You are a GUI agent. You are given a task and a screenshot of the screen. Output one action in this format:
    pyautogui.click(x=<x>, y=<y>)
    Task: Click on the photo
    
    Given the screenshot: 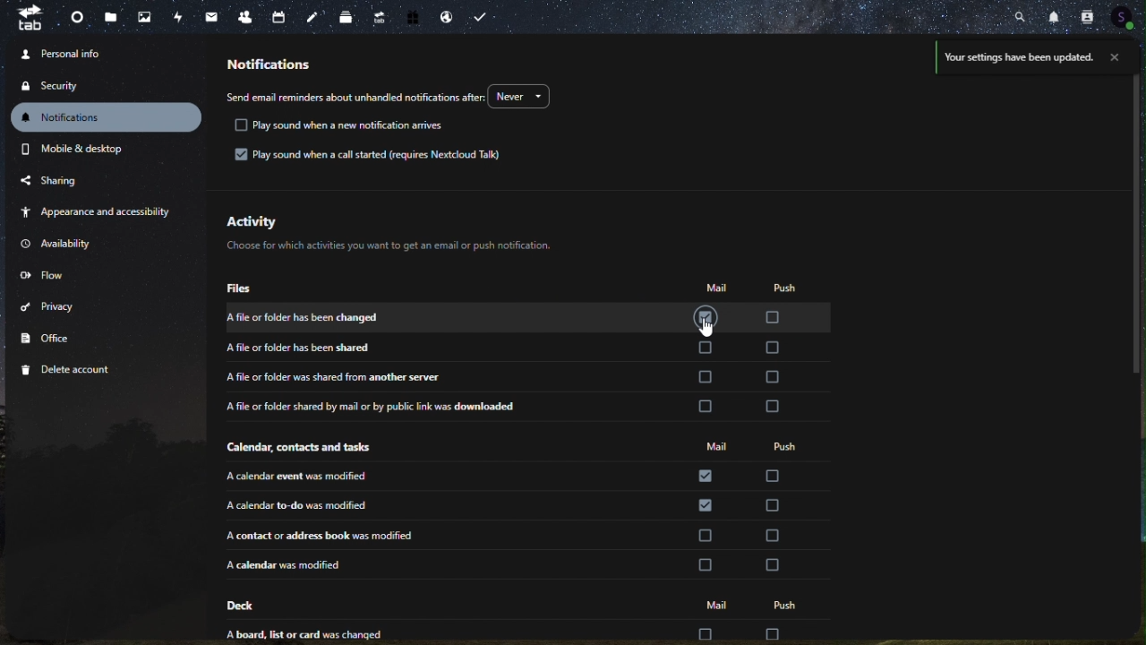 What is the action you would take?
    pyautogui.click(x=144, y=16)
    